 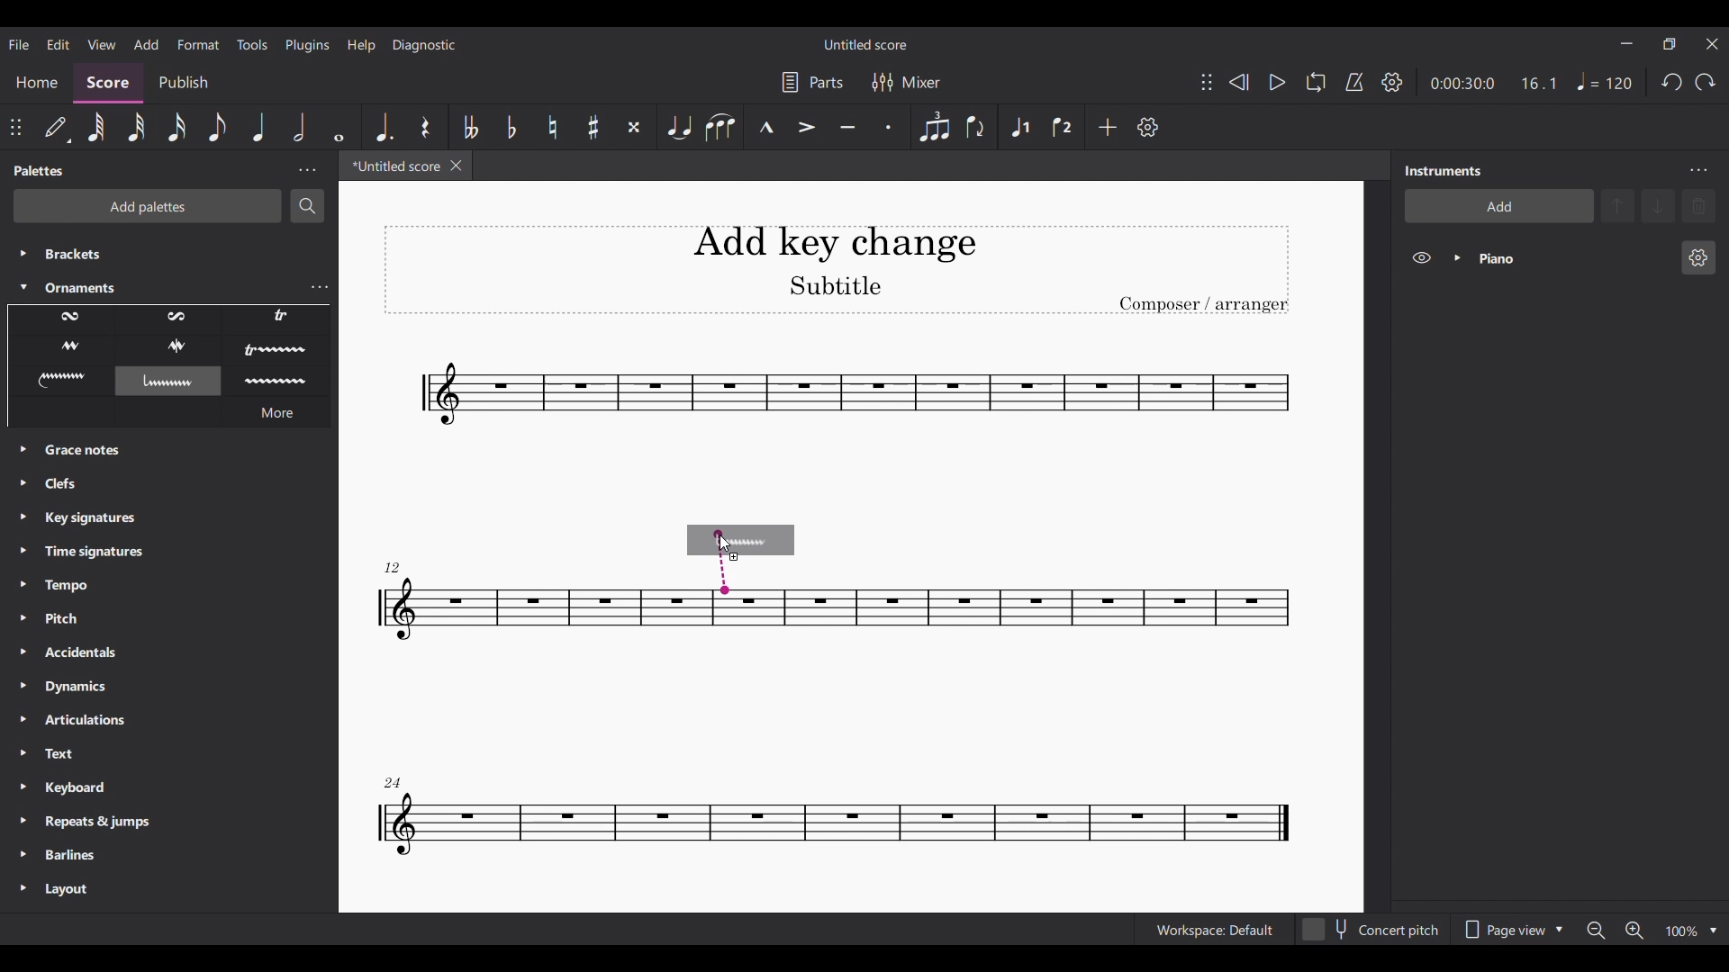 I want to click on Add, so click(x=1108, y=126).